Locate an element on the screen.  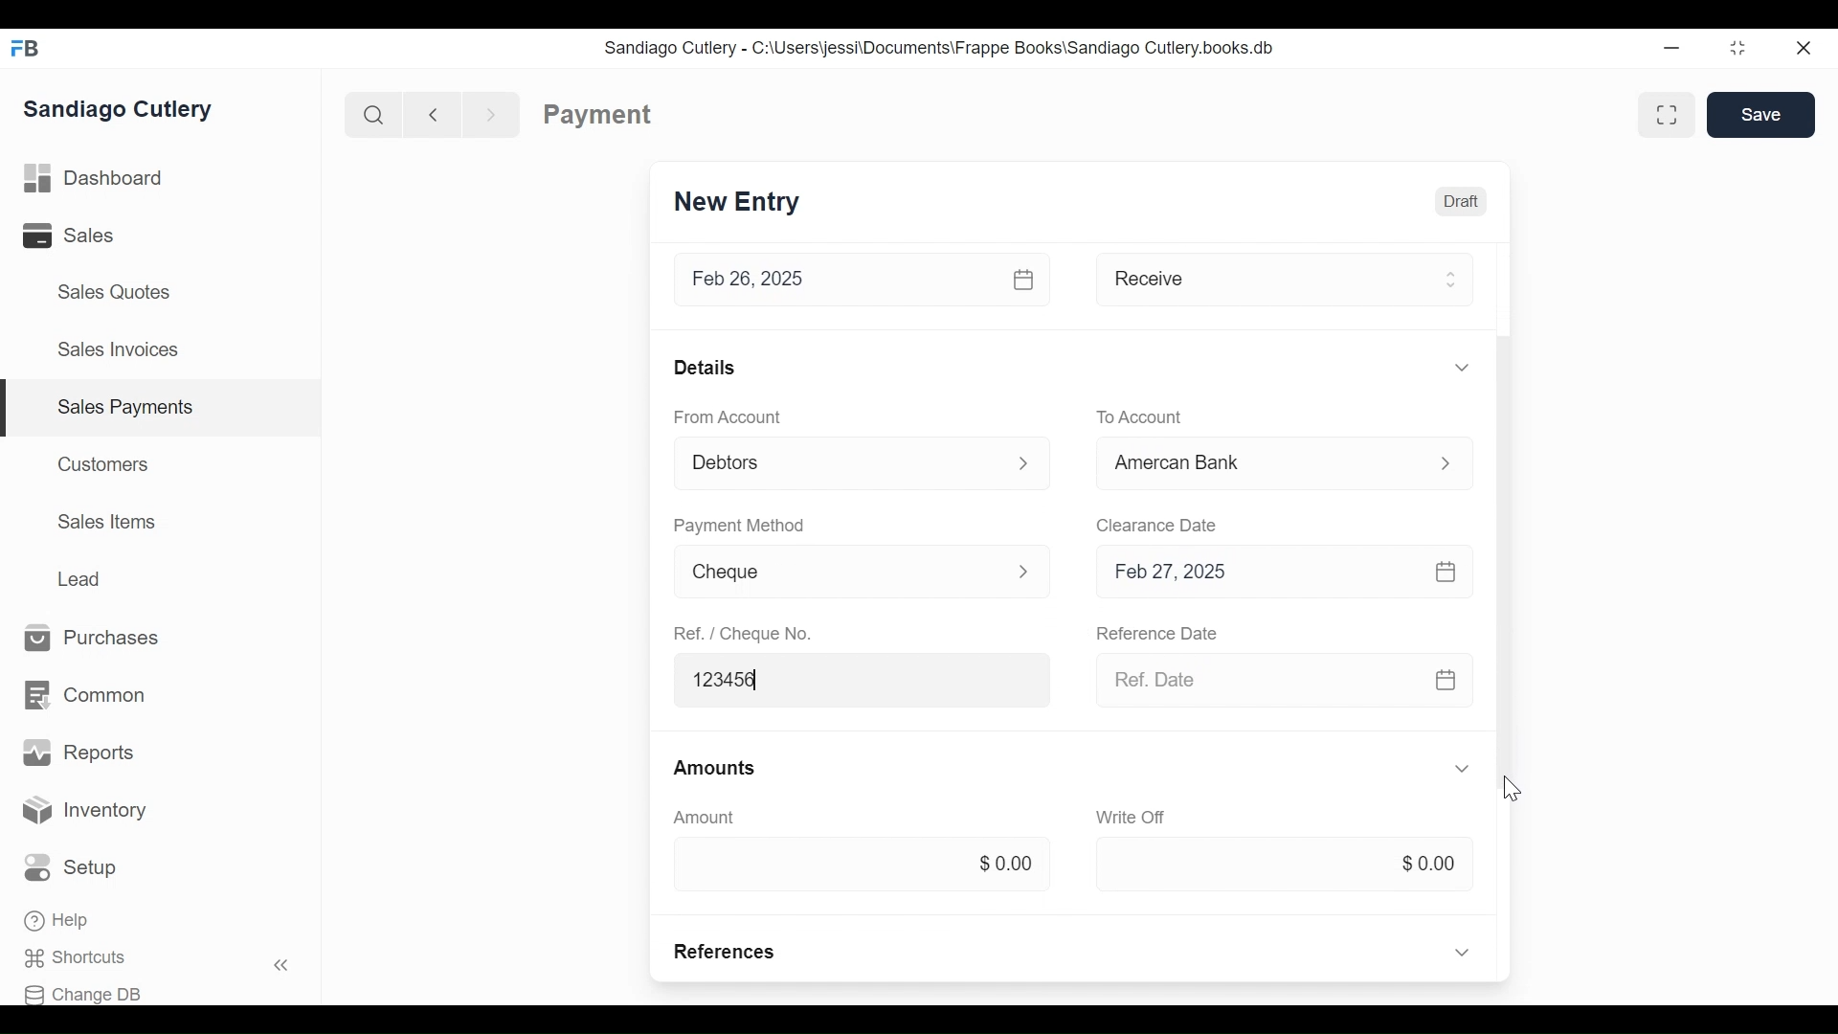
$0.00 is located at coordinates (1284, 865).